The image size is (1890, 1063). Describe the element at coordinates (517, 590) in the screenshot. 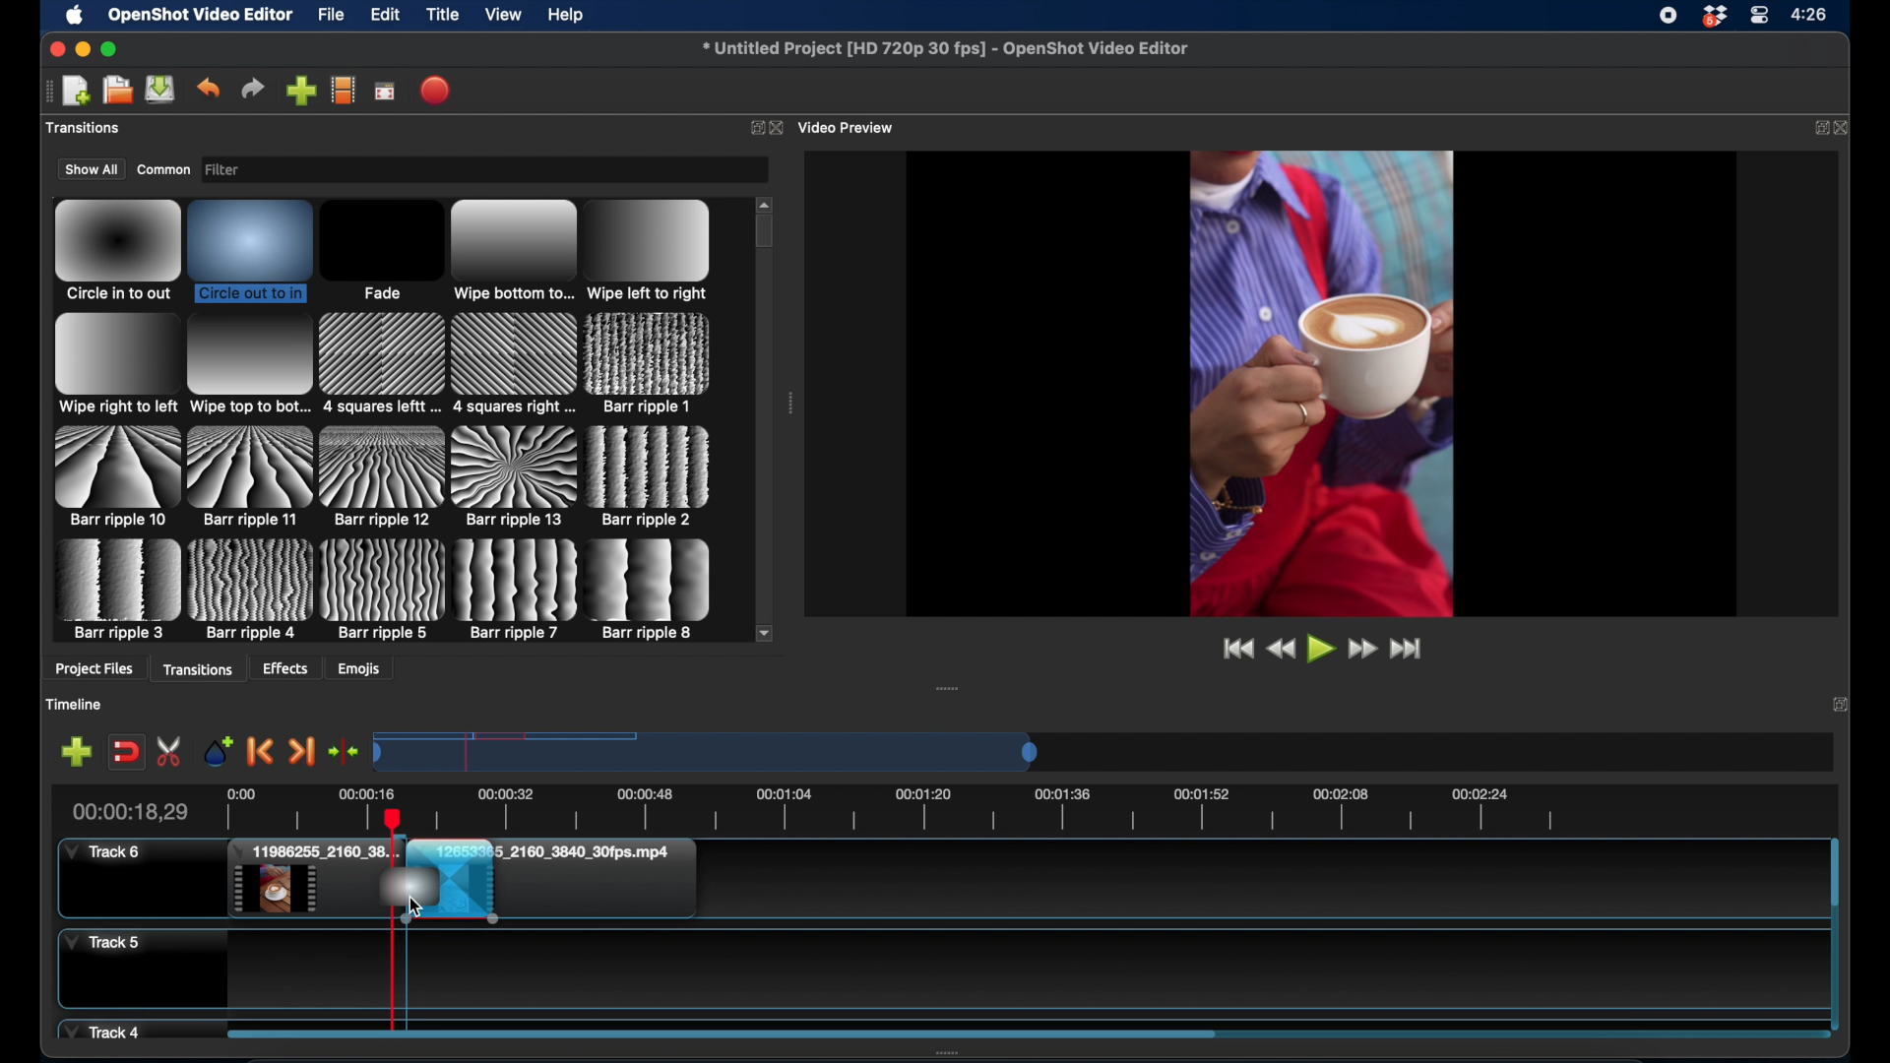

I see `transition` at that location.